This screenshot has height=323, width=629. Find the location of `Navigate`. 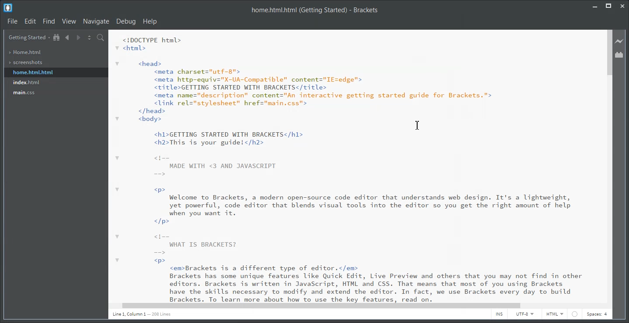

Navigate is located at coordinates (96, 21).